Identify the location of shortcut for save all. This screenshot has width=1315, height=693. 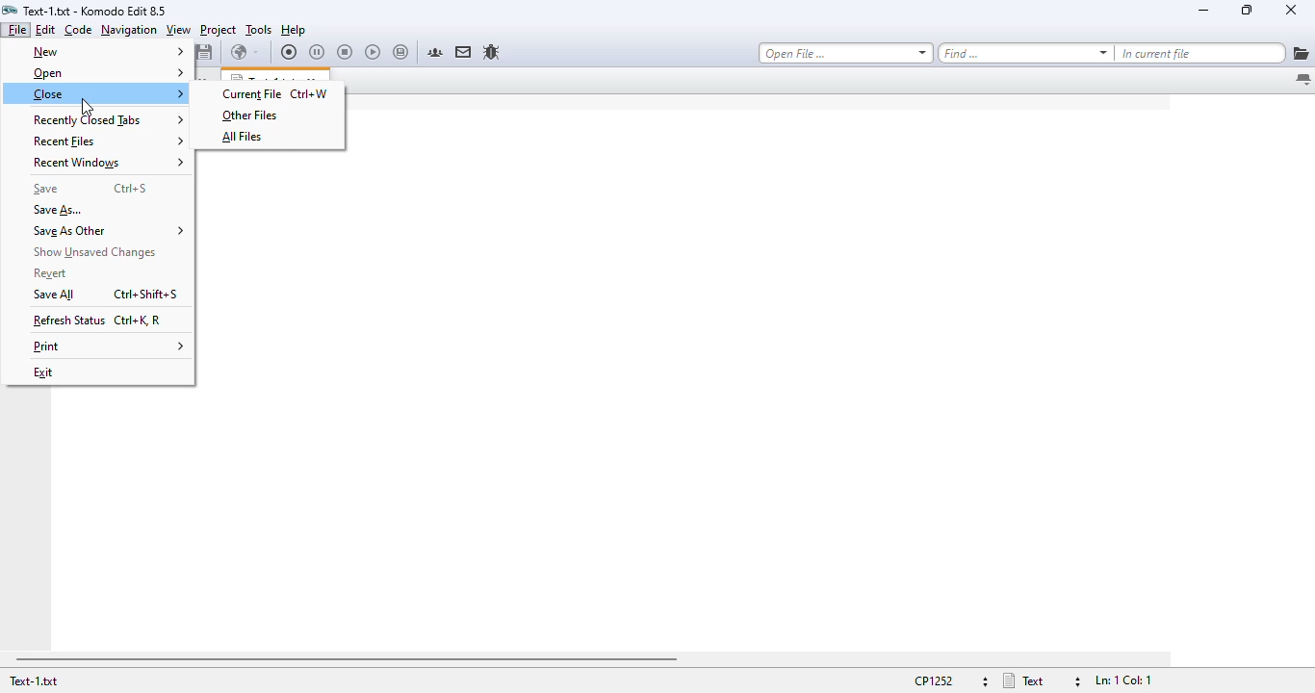
(148, 295).